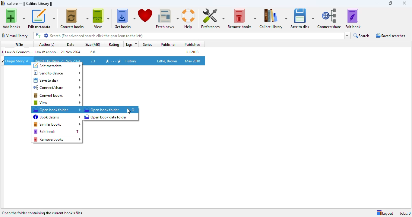  What do you see at coordinates (57, 117) in the screenshot?
I see `book details` at bounding box center [57, 117].